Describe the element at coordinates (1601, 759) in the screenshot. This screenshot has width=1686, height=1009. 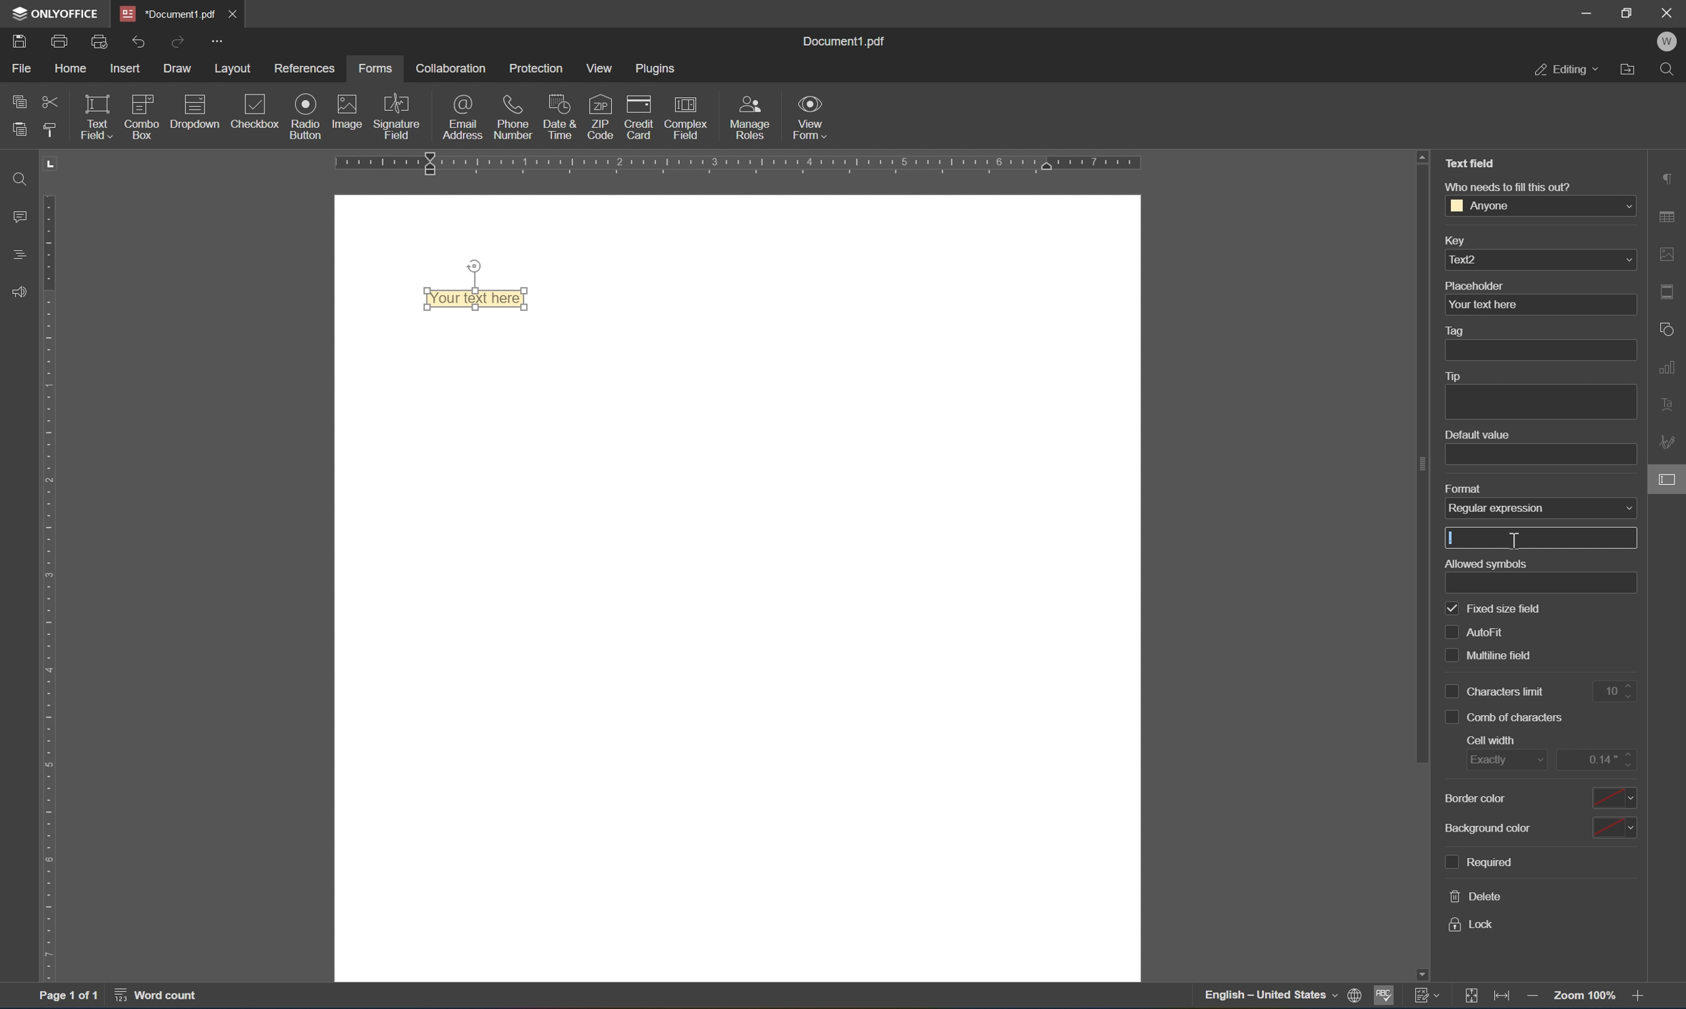
I see `0.14` at that location.